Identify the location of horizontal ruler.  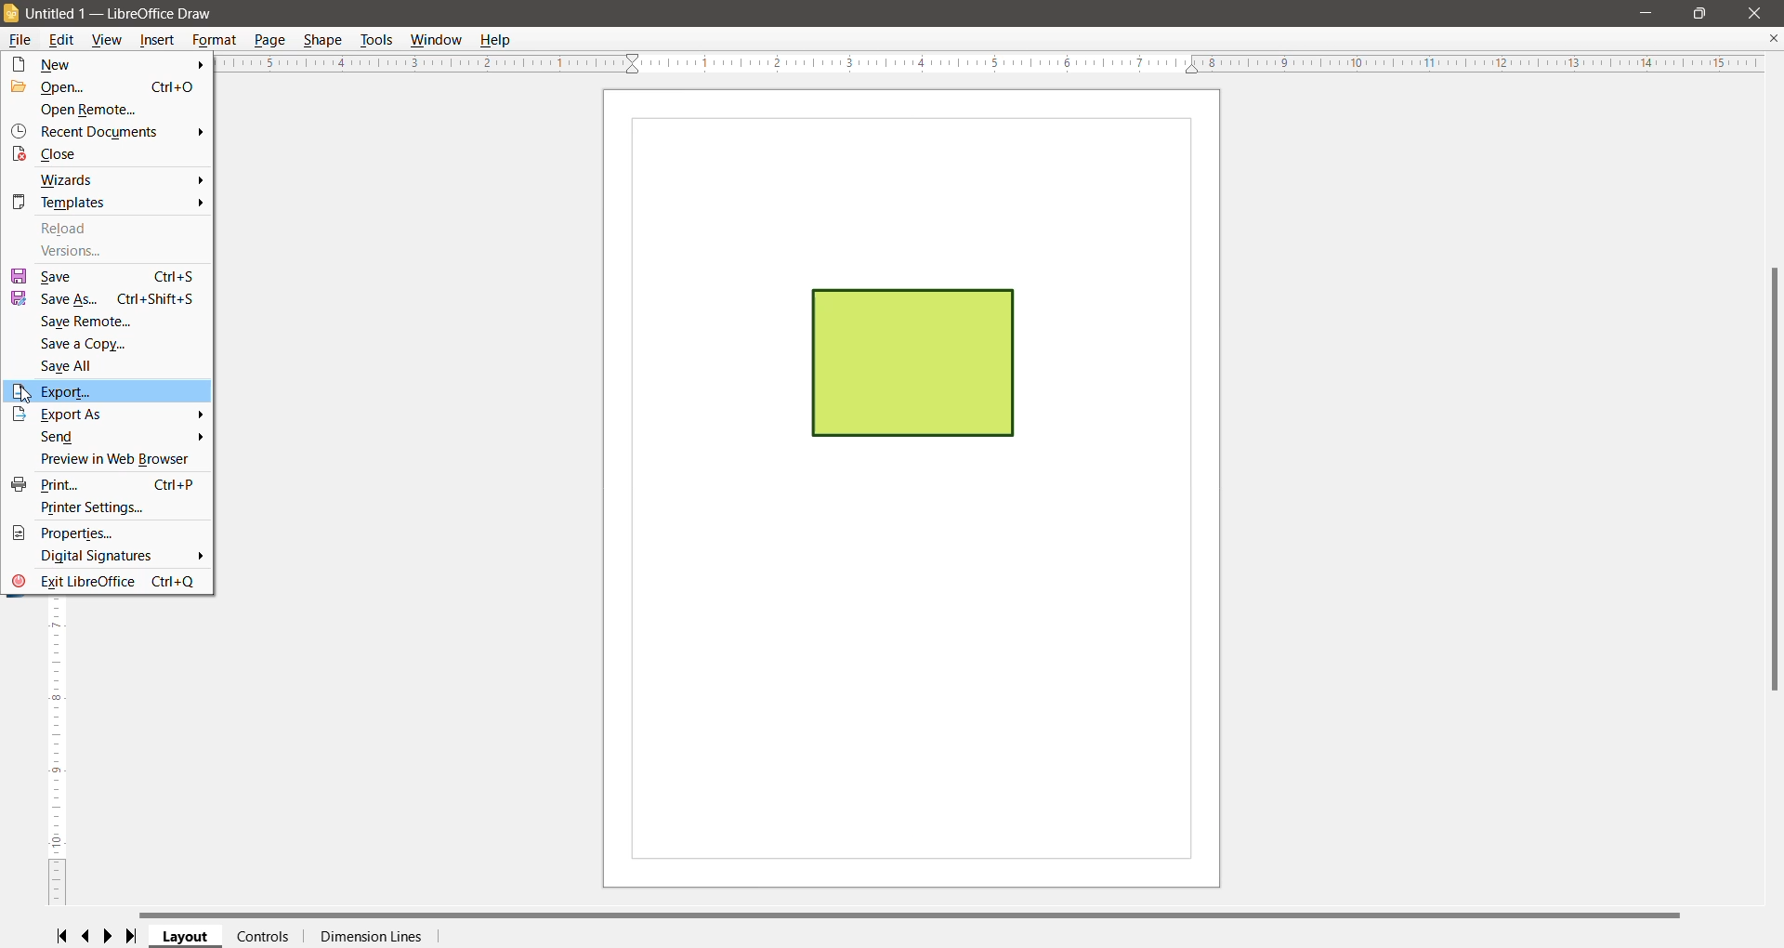
(994, 66).